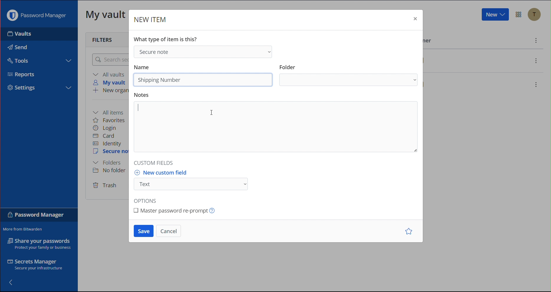  I want to click on Secure note, so click(110, 152).